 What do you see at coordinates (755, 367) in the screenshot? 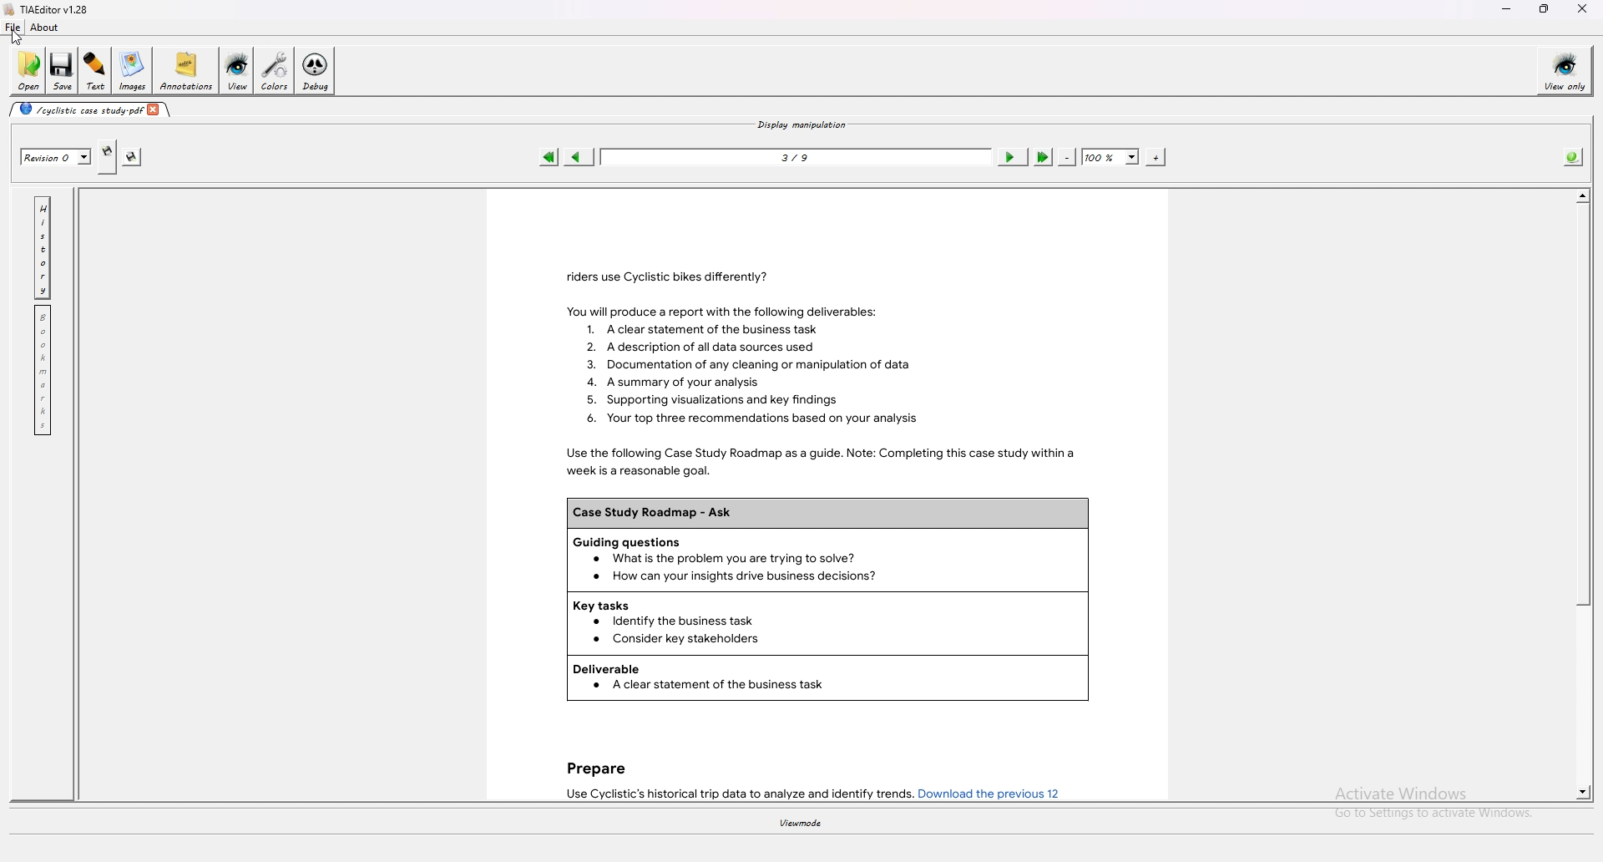
I see `You will produce a report with the following deliverables:
1. Aclear statement of the business task
2. A description of all data sources used
3. Documentation of any cleaning or manipulation of data
4. A summary of your analysis
5. Supporting visualizations and key findings
6. Your top three recommendations based on your analysis` at bounding box center [755, 367].